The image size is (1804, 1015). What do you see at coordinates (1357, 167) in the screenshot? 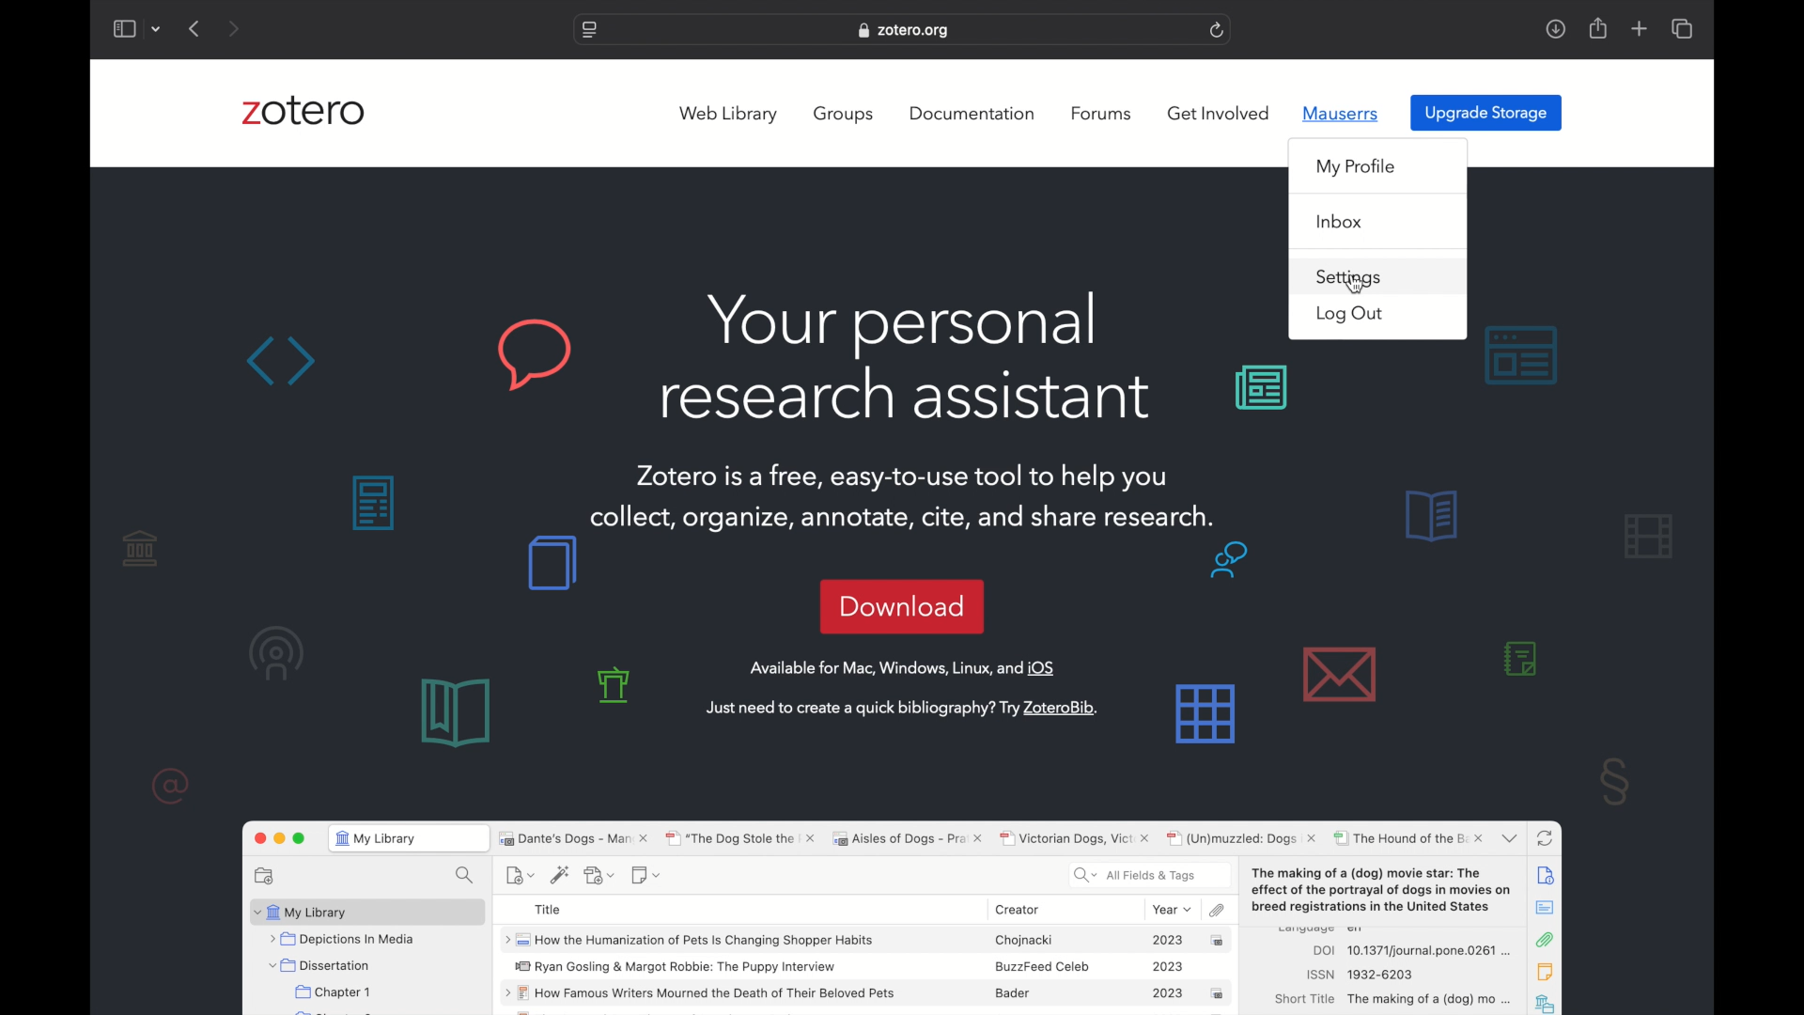
I see `my profile` at bounding box center [1357, 167].